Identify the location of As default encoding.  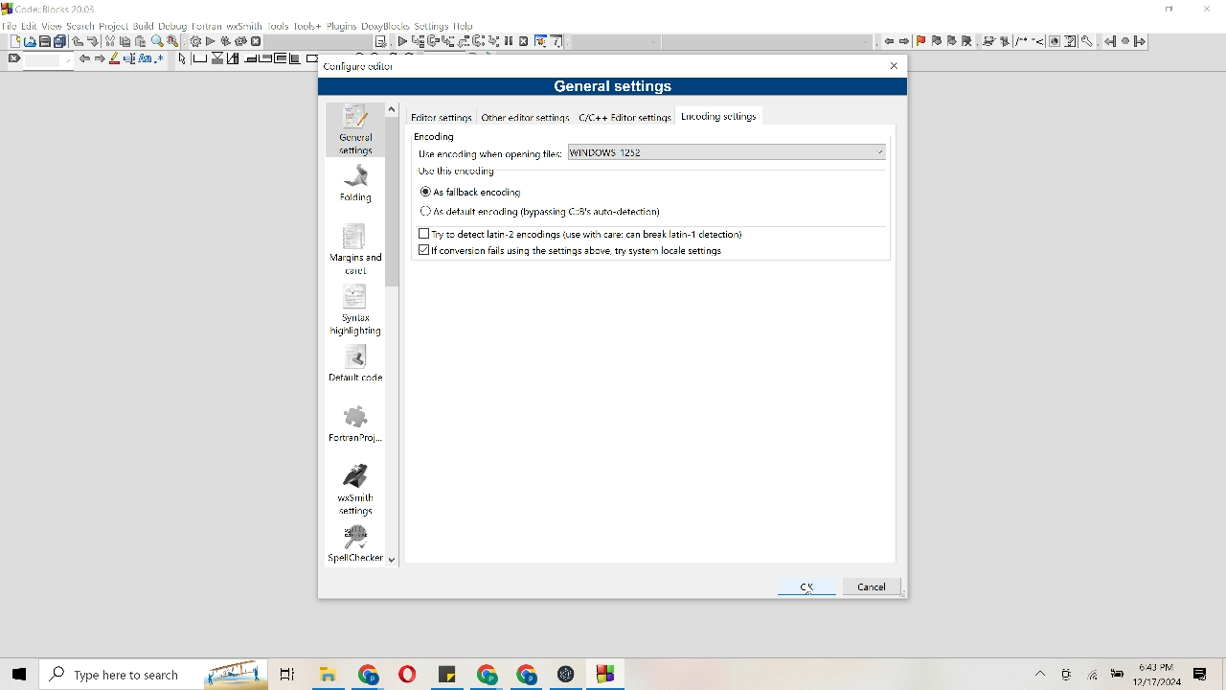
(540, 211).